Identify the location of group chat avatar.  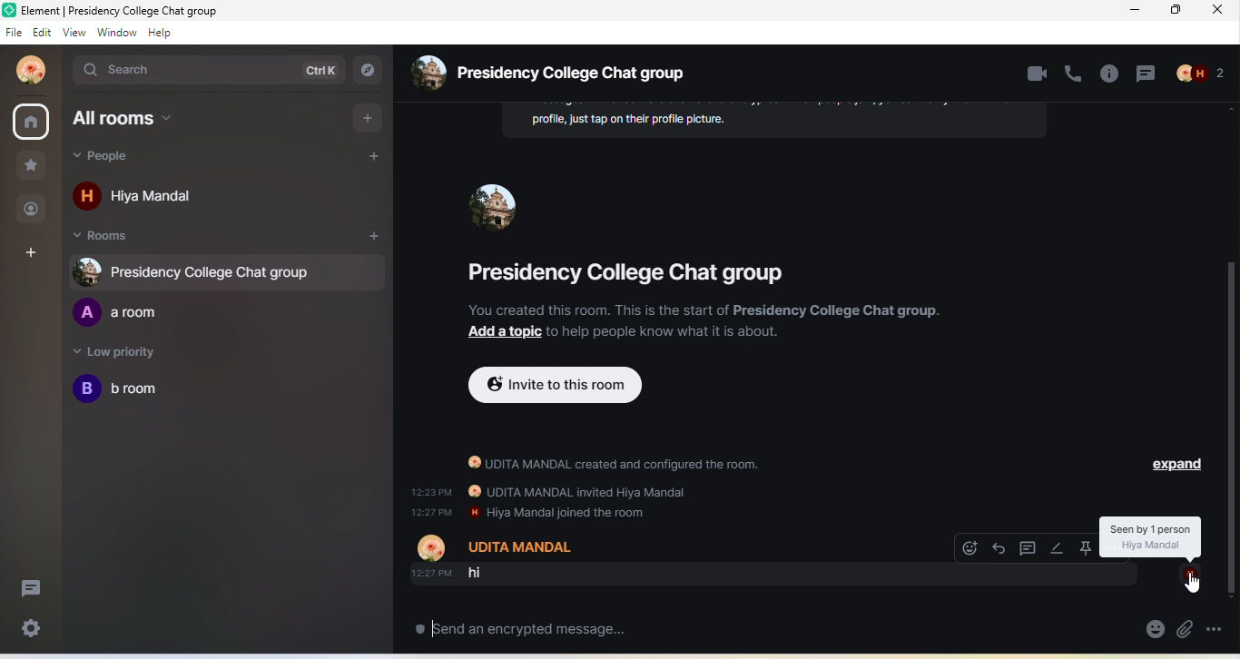
(495, 209).